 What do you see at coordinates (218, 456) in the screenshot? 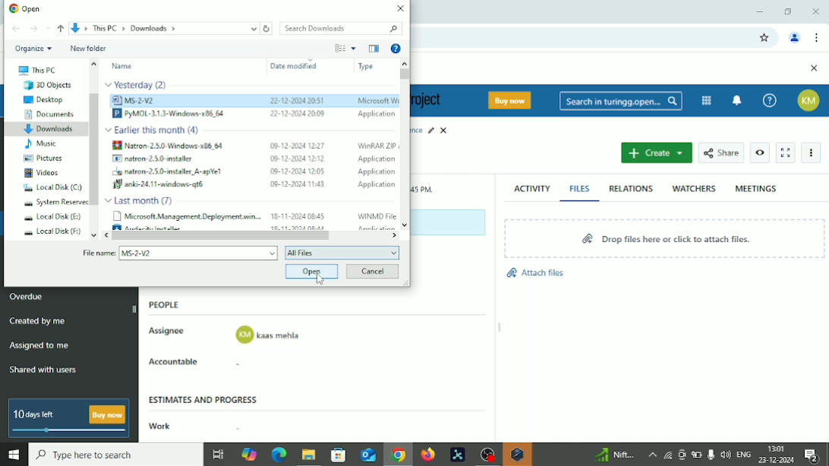
I see `Task view` at bounding box center [218, 456].